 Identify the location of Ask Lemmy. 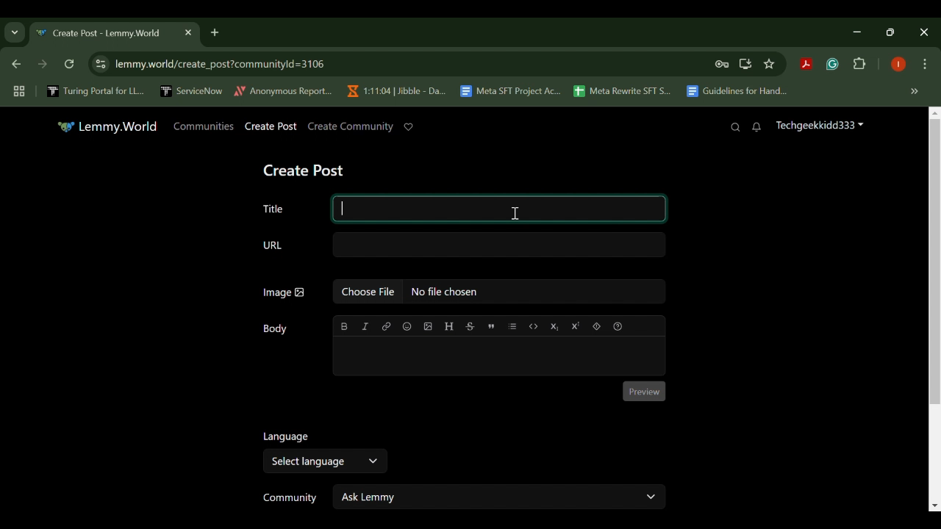
(500, 496).